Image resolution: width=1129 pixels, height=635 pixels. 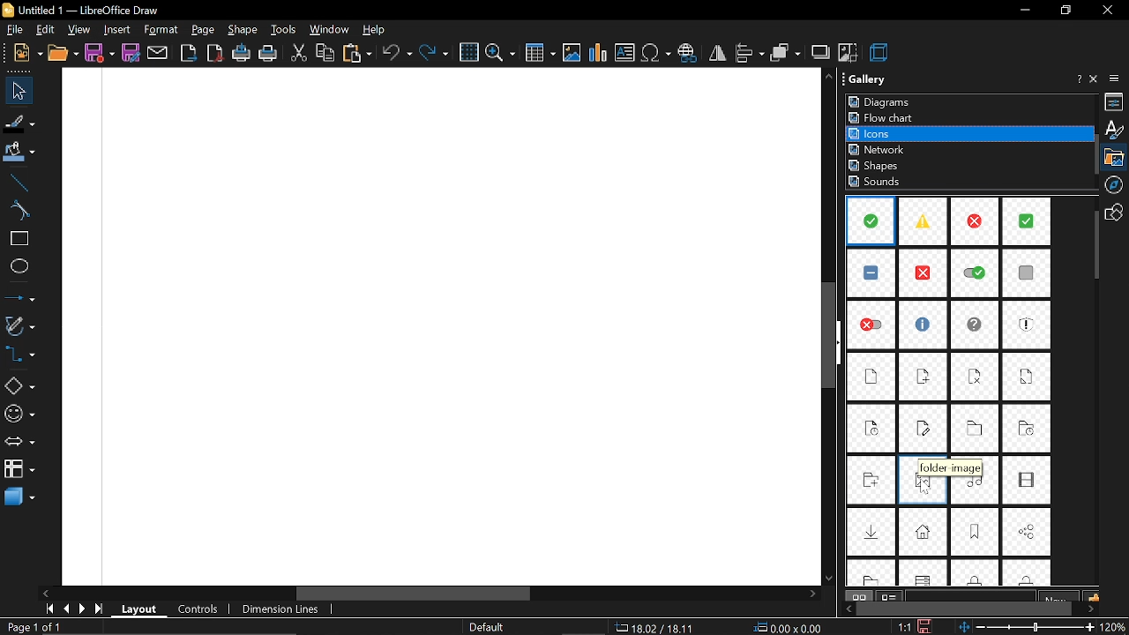 What do you see at coordinates (65, 609) in the screenshot?
I see `previous page` at bounding box center [65, 609].